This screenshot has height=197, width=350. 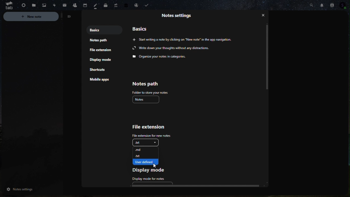 I want to click on notifications, so click(x=321, y=4).